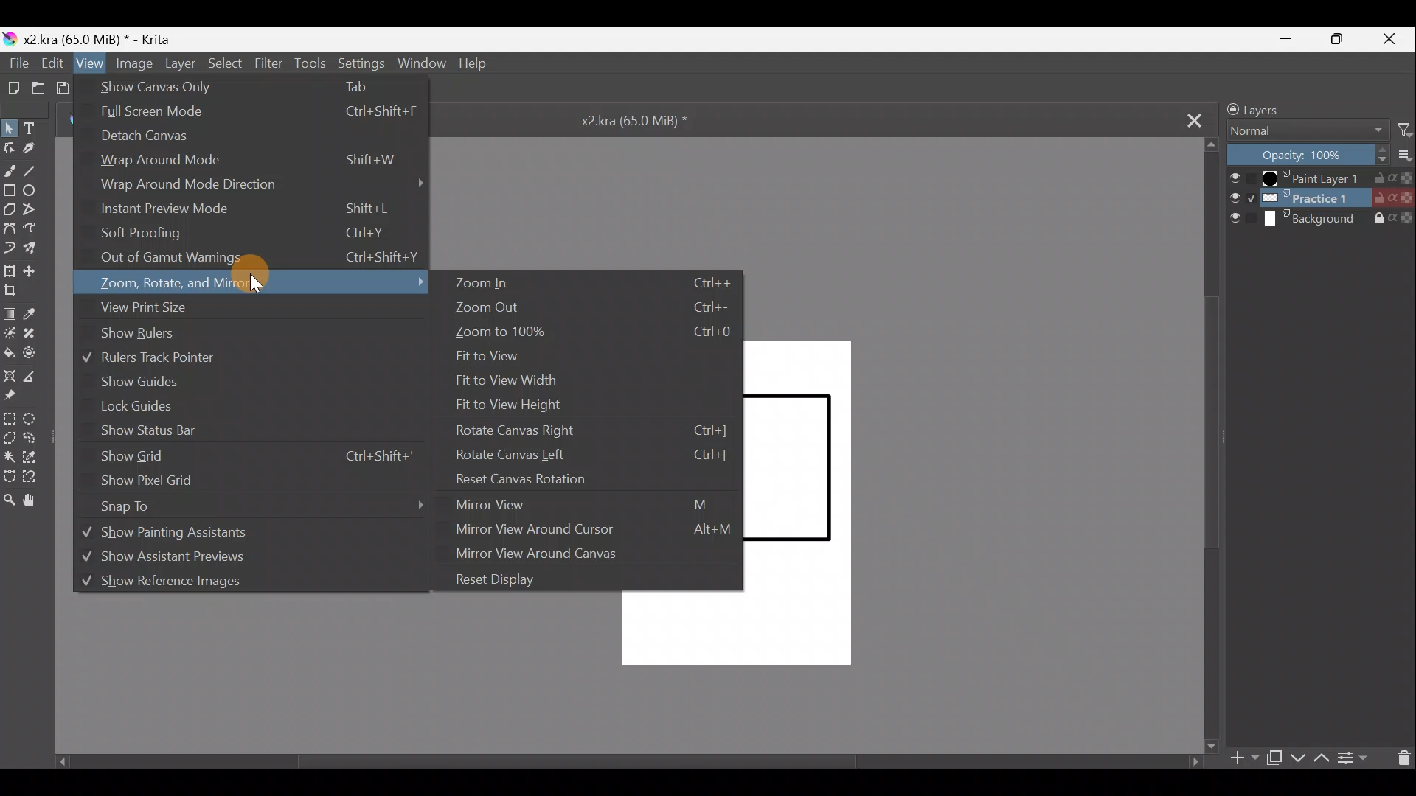 Image resolution: width=1416 pixels, height=796 pixels. I want to click on Filter, so click(269, 63).